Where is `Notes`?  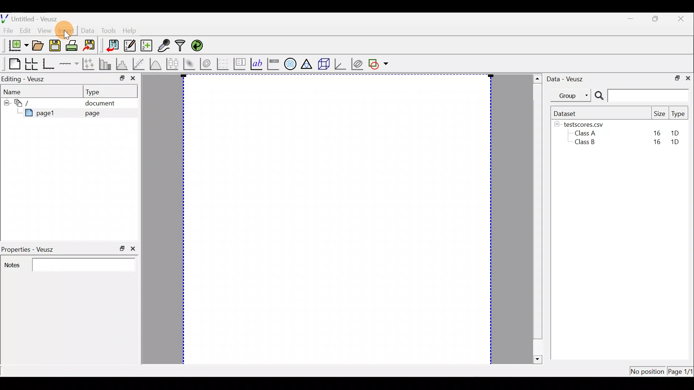
Notes is located at coordinates (68, 264).